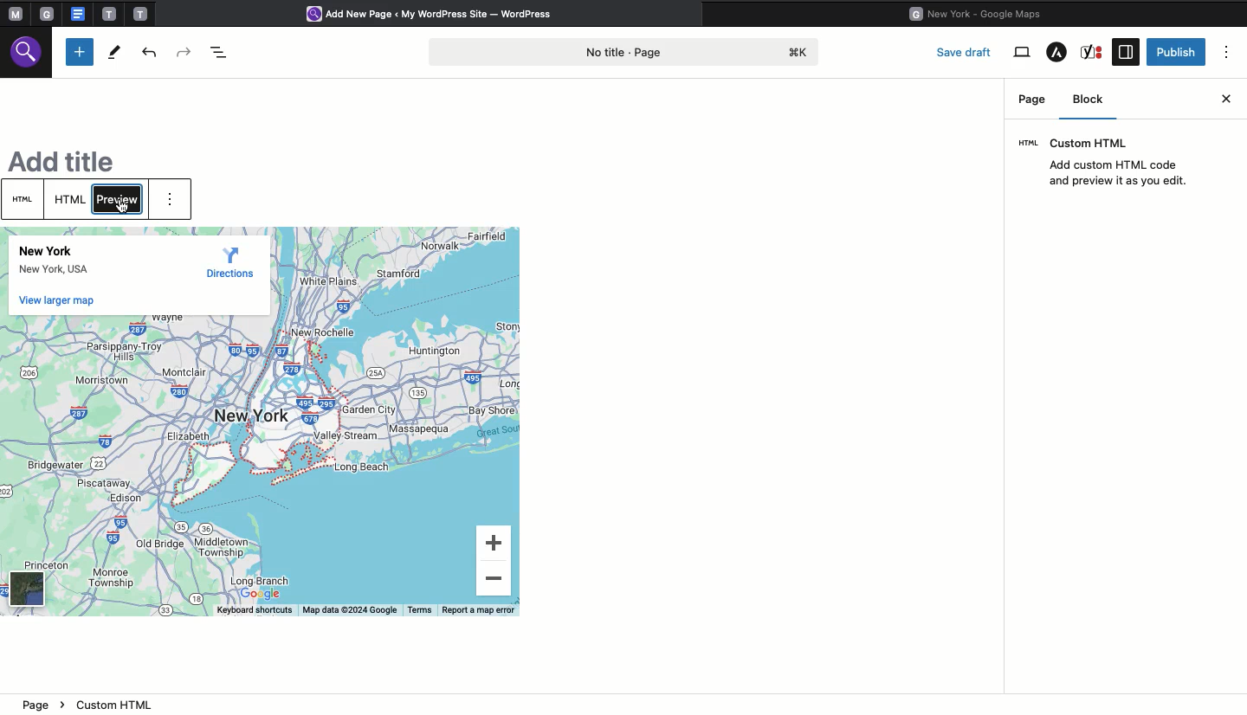 Image resolution: width=1247 pixels, height=715 pixels. What do you see at coordinates (1056, 54) in the screenshot?
I see `Astra` at bounding box center [1056, 54].